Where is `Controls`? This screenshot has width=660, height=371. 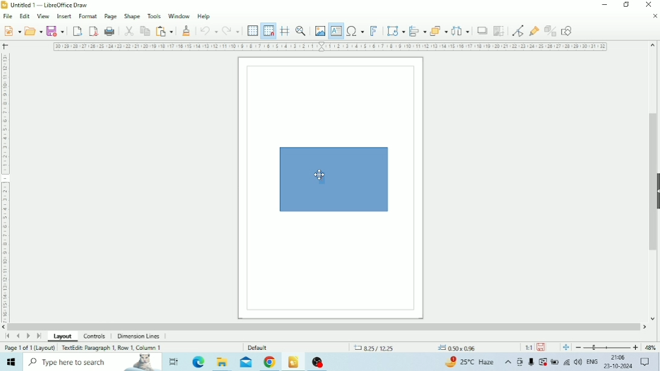
Controls is located at coordinates (97, 337).